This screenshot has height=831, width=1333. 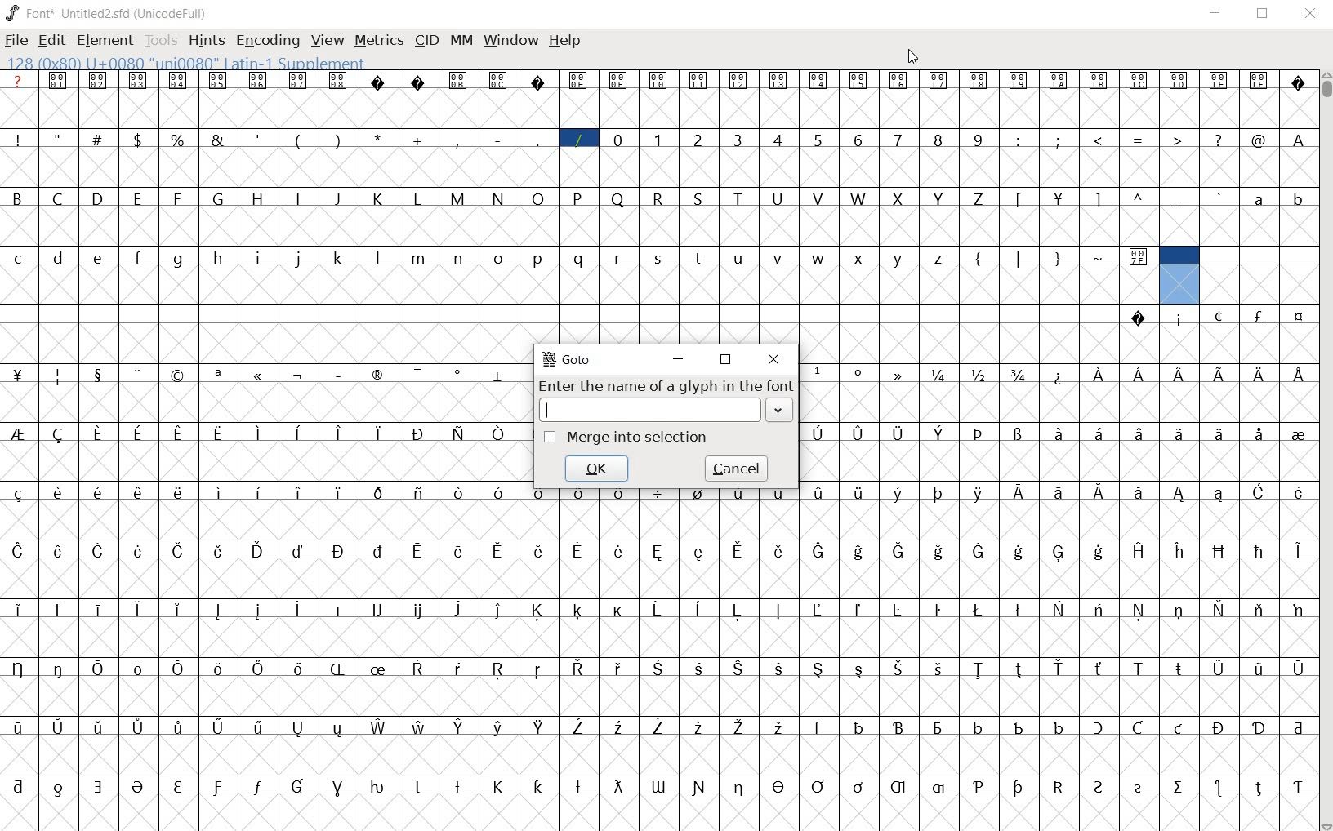 I want to click on Symbol, so click(x=1021, y=375).